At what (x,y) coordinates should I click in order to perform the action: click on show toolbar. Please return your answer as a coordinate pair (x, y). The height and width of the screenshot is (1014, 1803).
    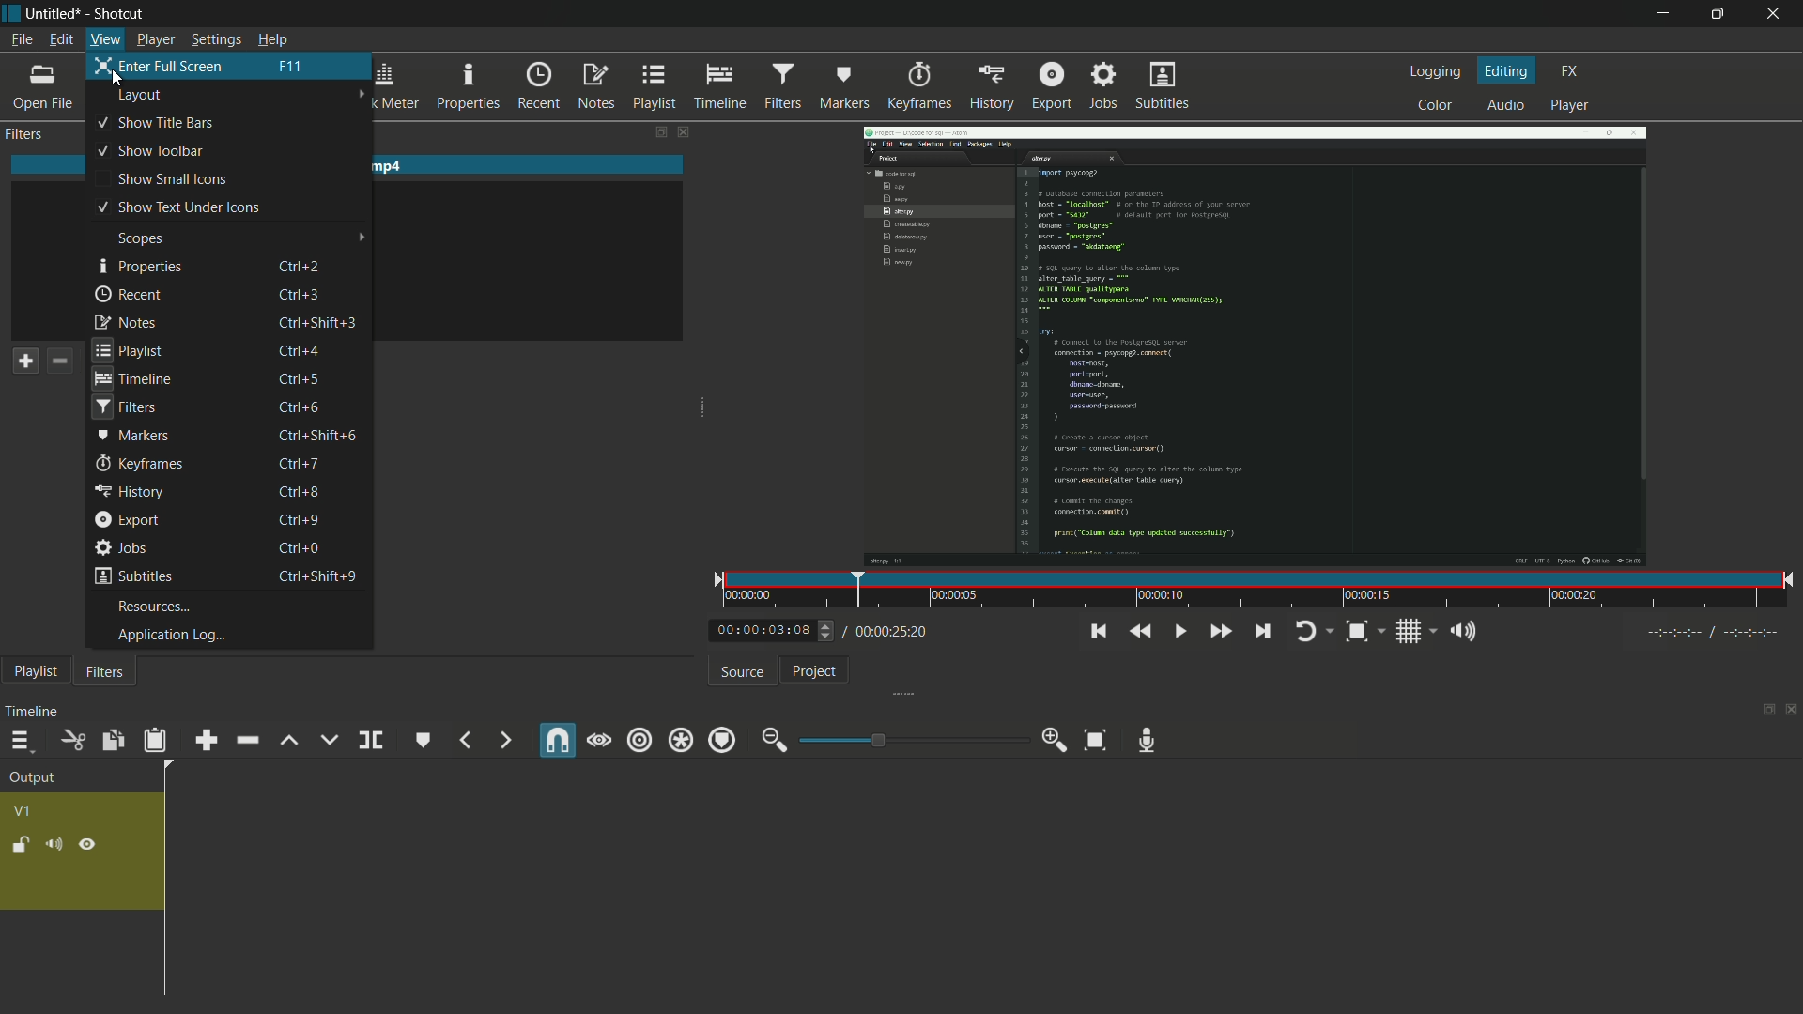
    Looking at the image, I should click on (150, 151).